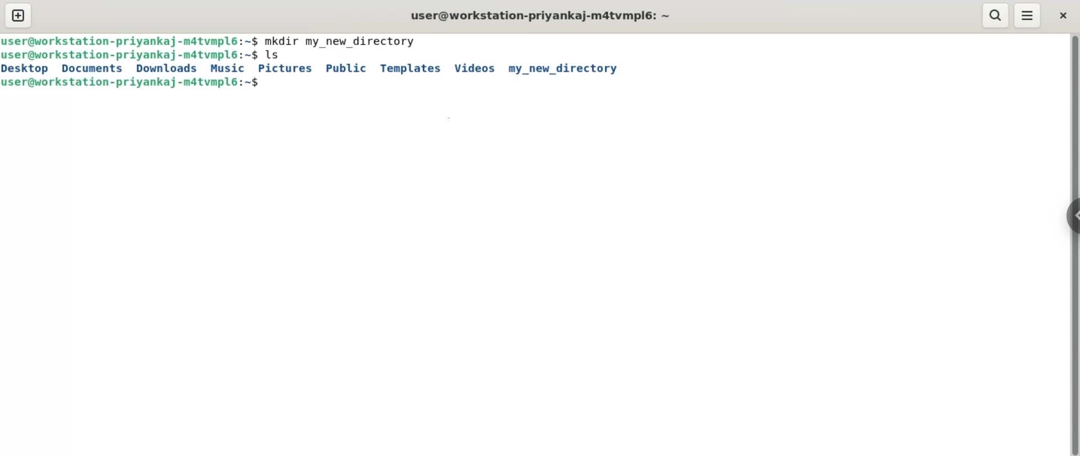 This screenshot has height=456, width=1080. Describe the element at coordinates (284, 68) in the screenshot. I see `pictures` at that location.